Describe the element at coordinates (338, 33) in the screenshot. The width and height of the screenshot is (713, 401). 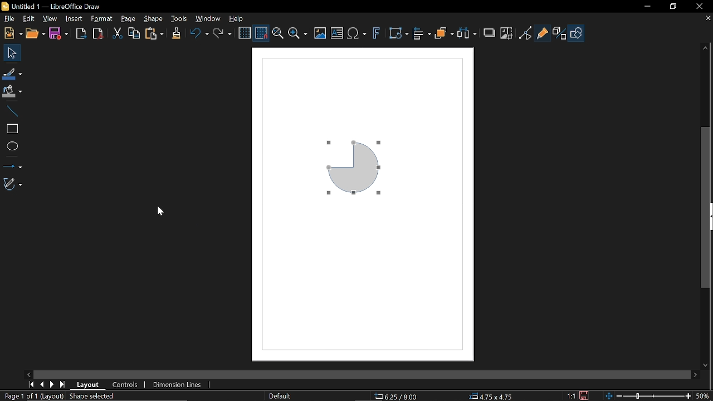
I see `insert text` at that location.